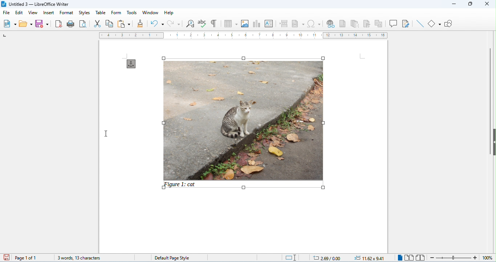  What do you see at coordinates (394, 23) in the screenshot?
I see `insert comment` at bounding box center [394, 23].